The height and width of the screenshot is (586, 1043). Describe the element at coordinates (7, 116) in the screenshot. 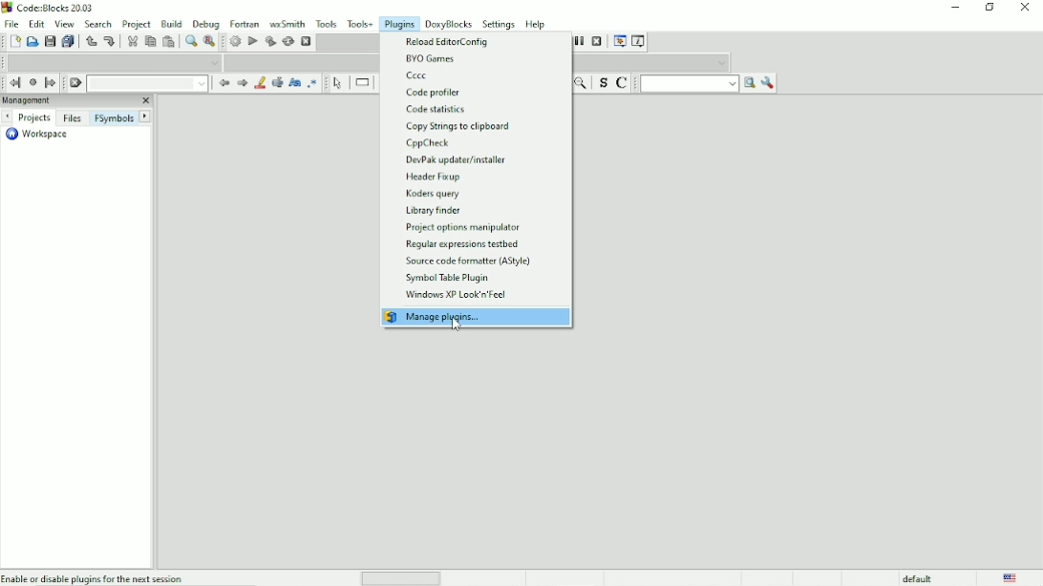

I see `Next` at that location.